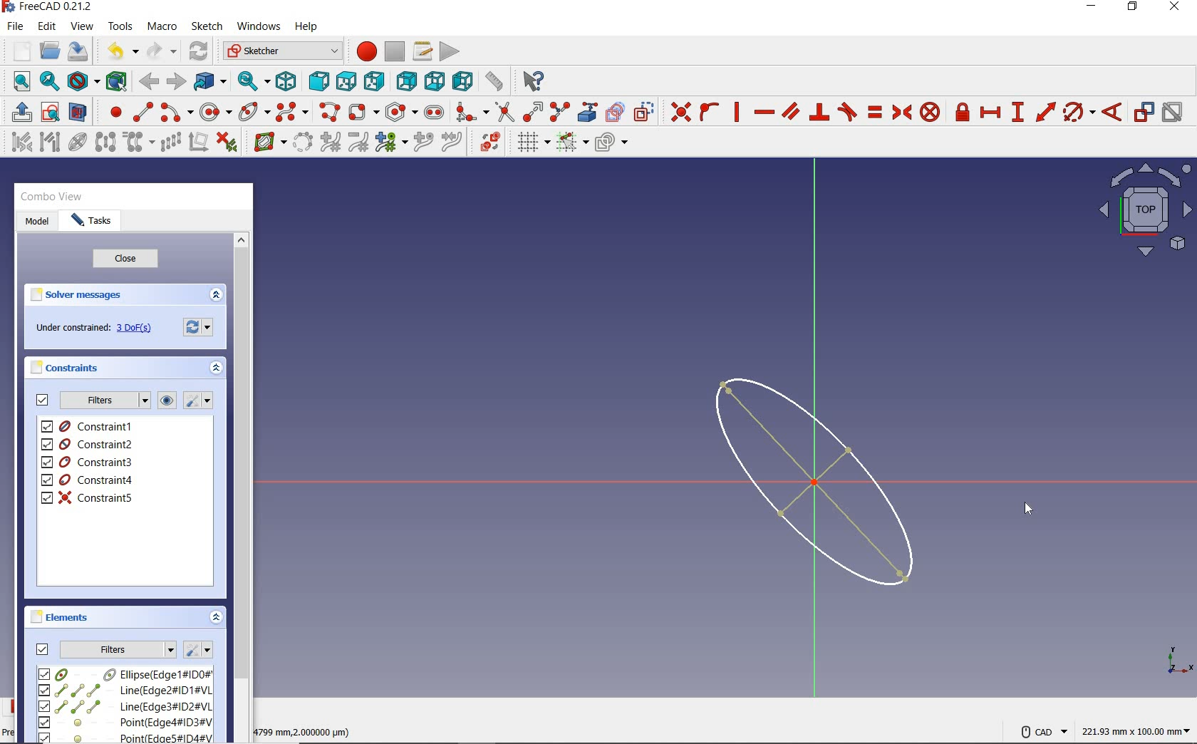 Image resolution: width=1197 pixels, height=744 pixels. I want to click on split edge, so click(560, 111).